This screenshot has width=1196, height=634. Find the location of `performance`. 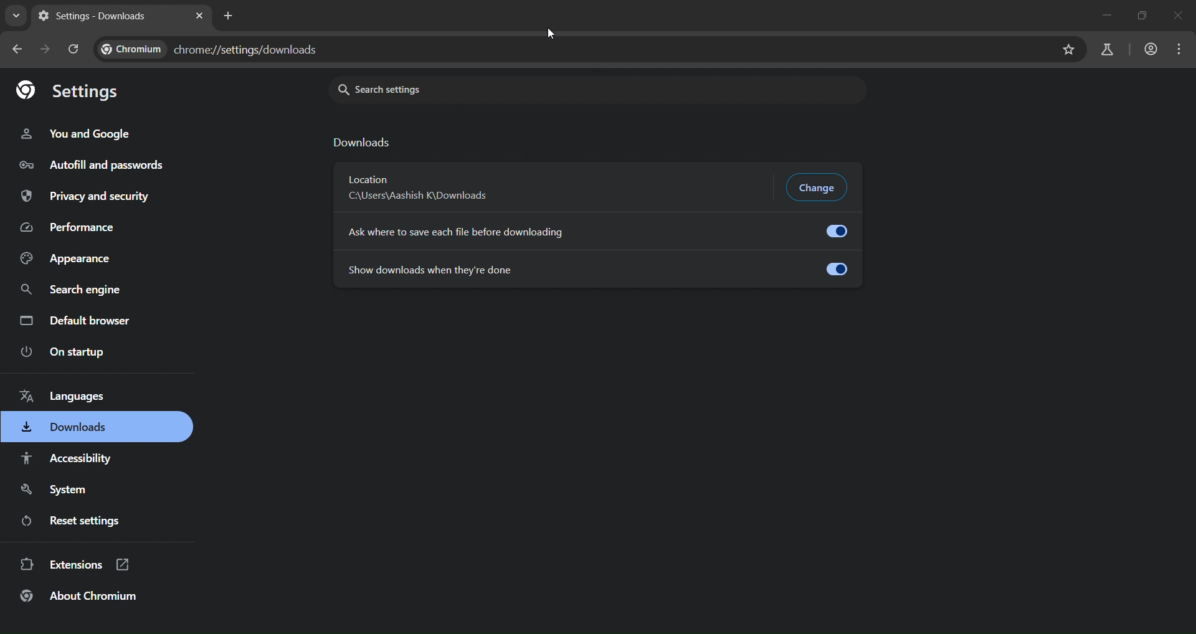

performance is located at coordinates (67, 229).